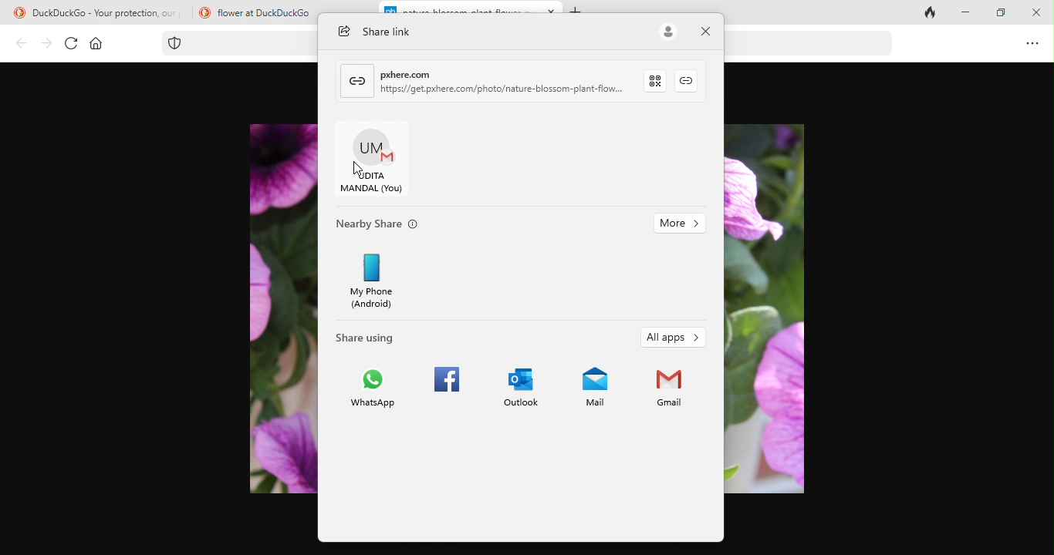  I want to click on back, so click(18, 45).